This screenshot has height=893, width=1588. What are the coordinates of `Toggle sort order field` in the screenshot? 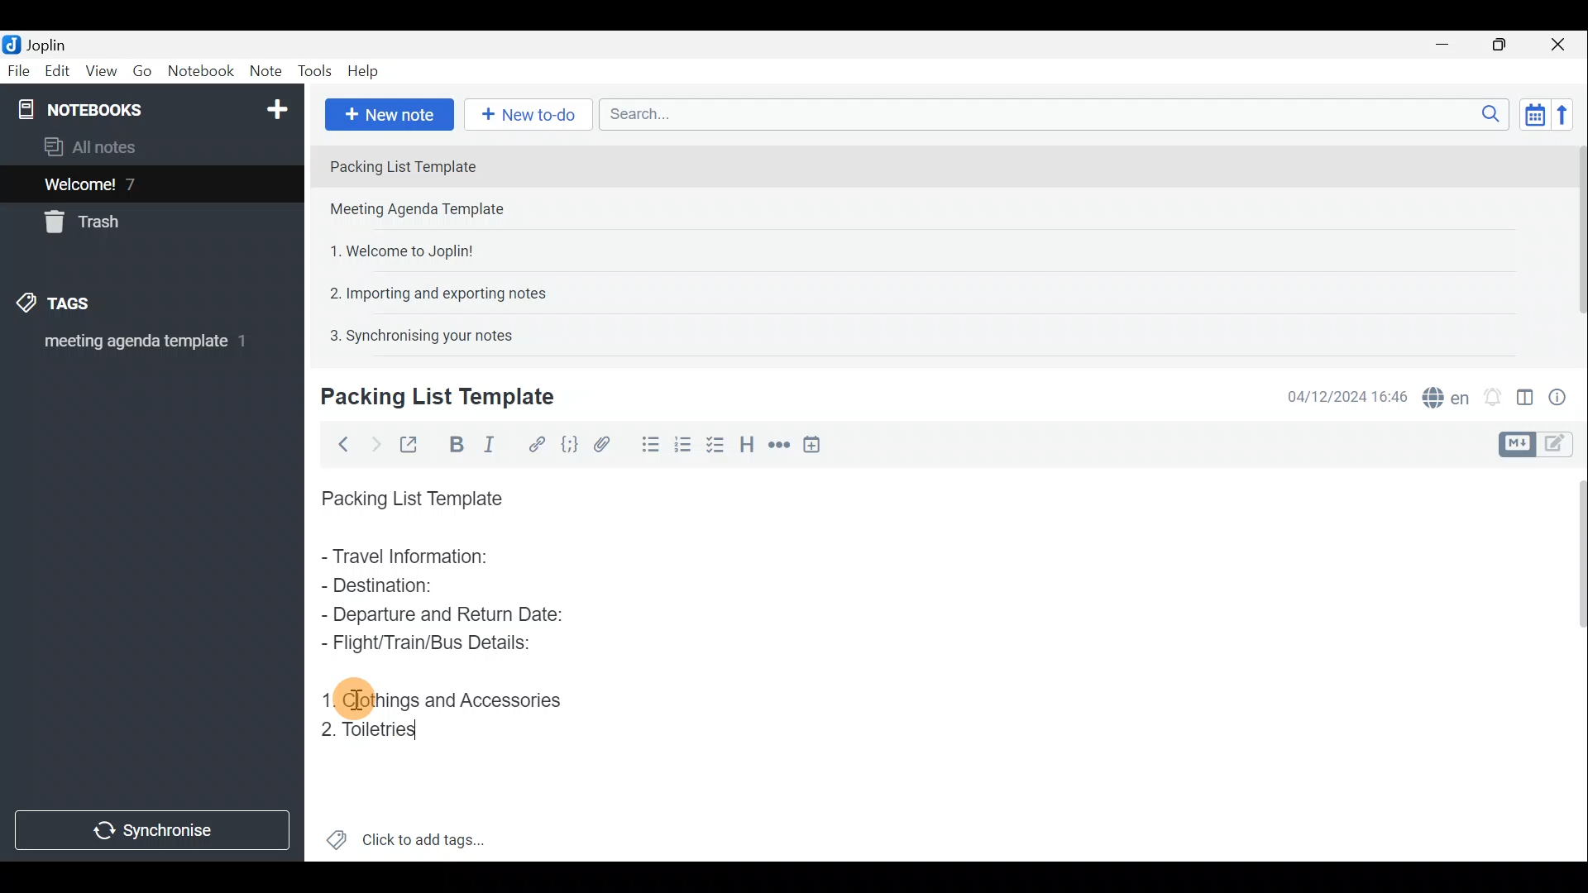 It's located at (1529, 114).